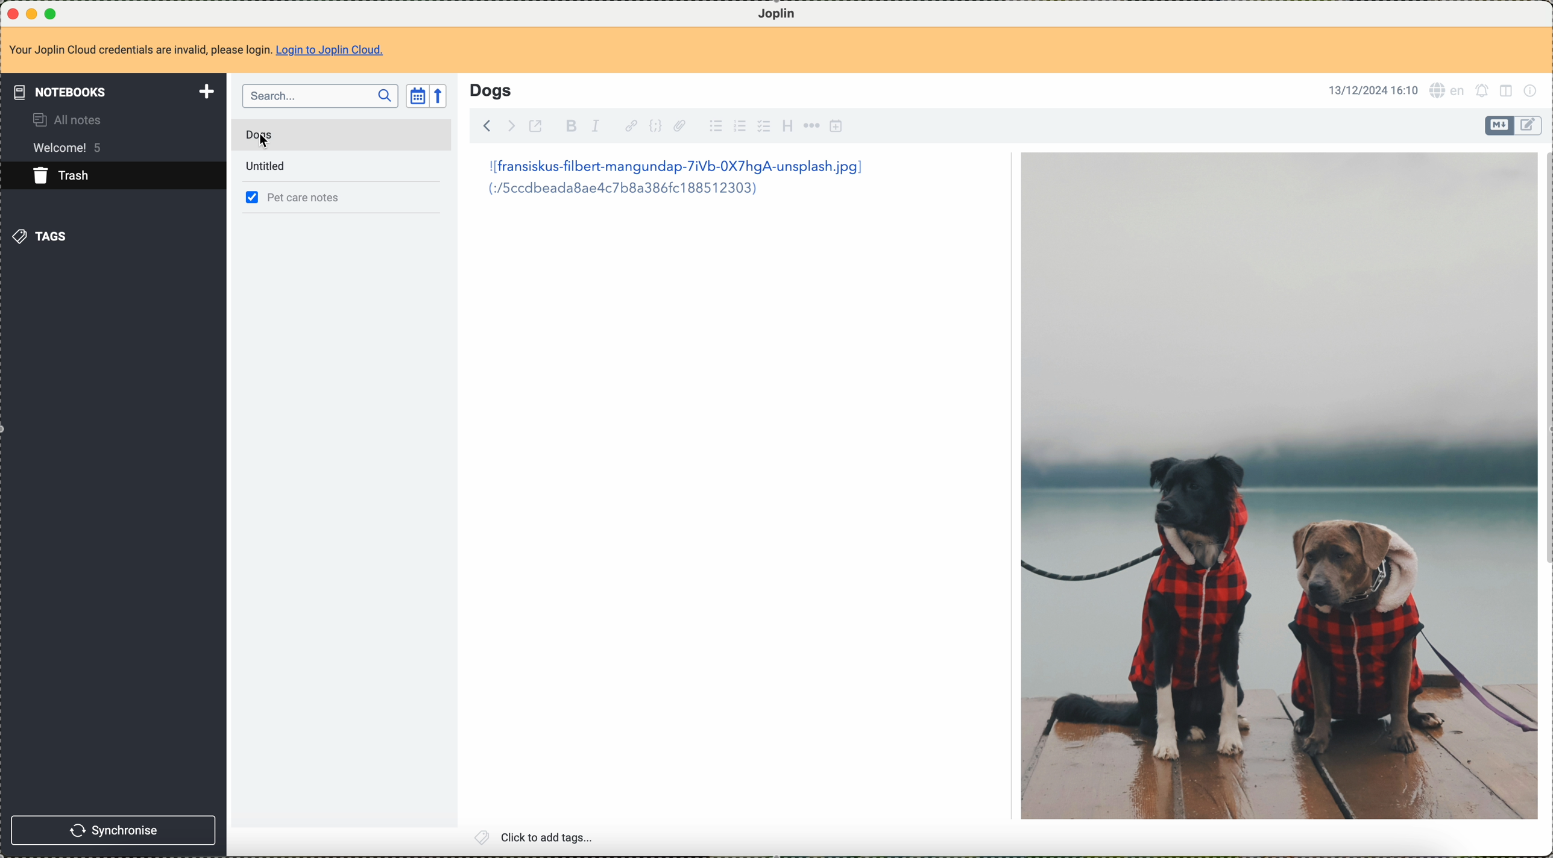 The height and width of the screenshot is (858, 1553). I want to click on set alarm, so click(1482, 93).